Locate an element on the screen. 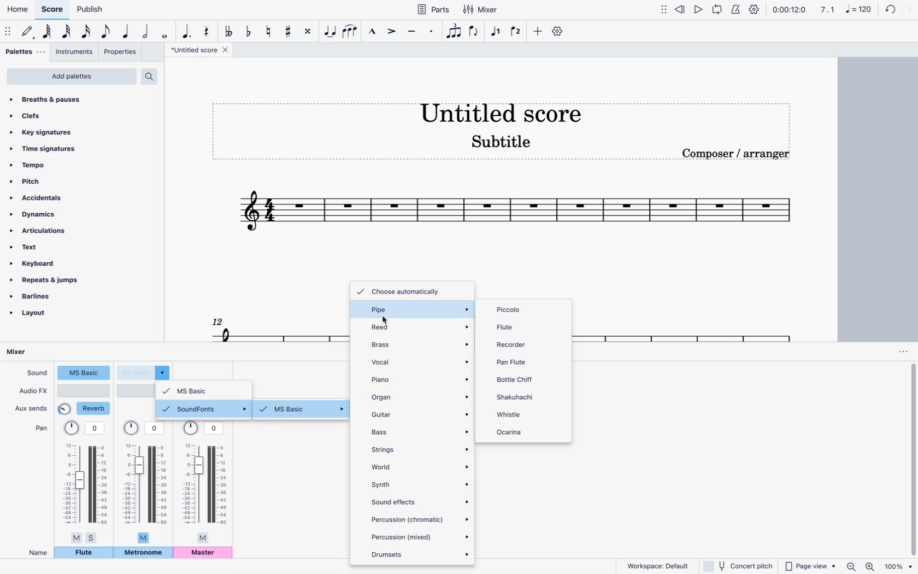 This screenshot has height=574, width=918. zoom in is located at coordinates (870, 566).